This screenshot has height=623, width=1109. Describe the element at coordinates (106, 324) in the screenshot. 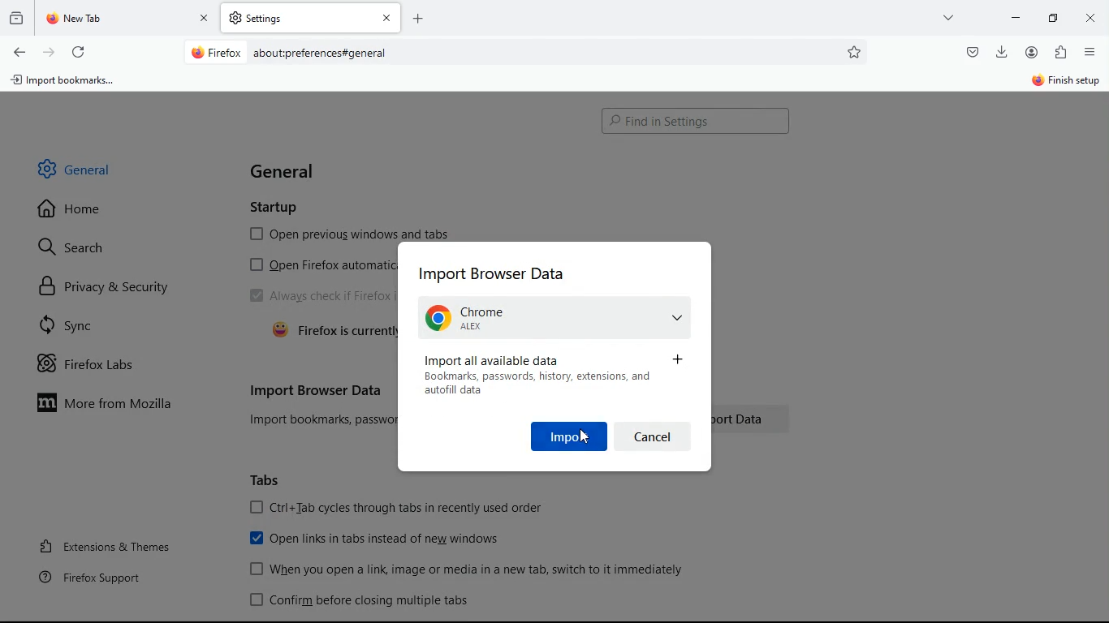

I see `sync` at that location.